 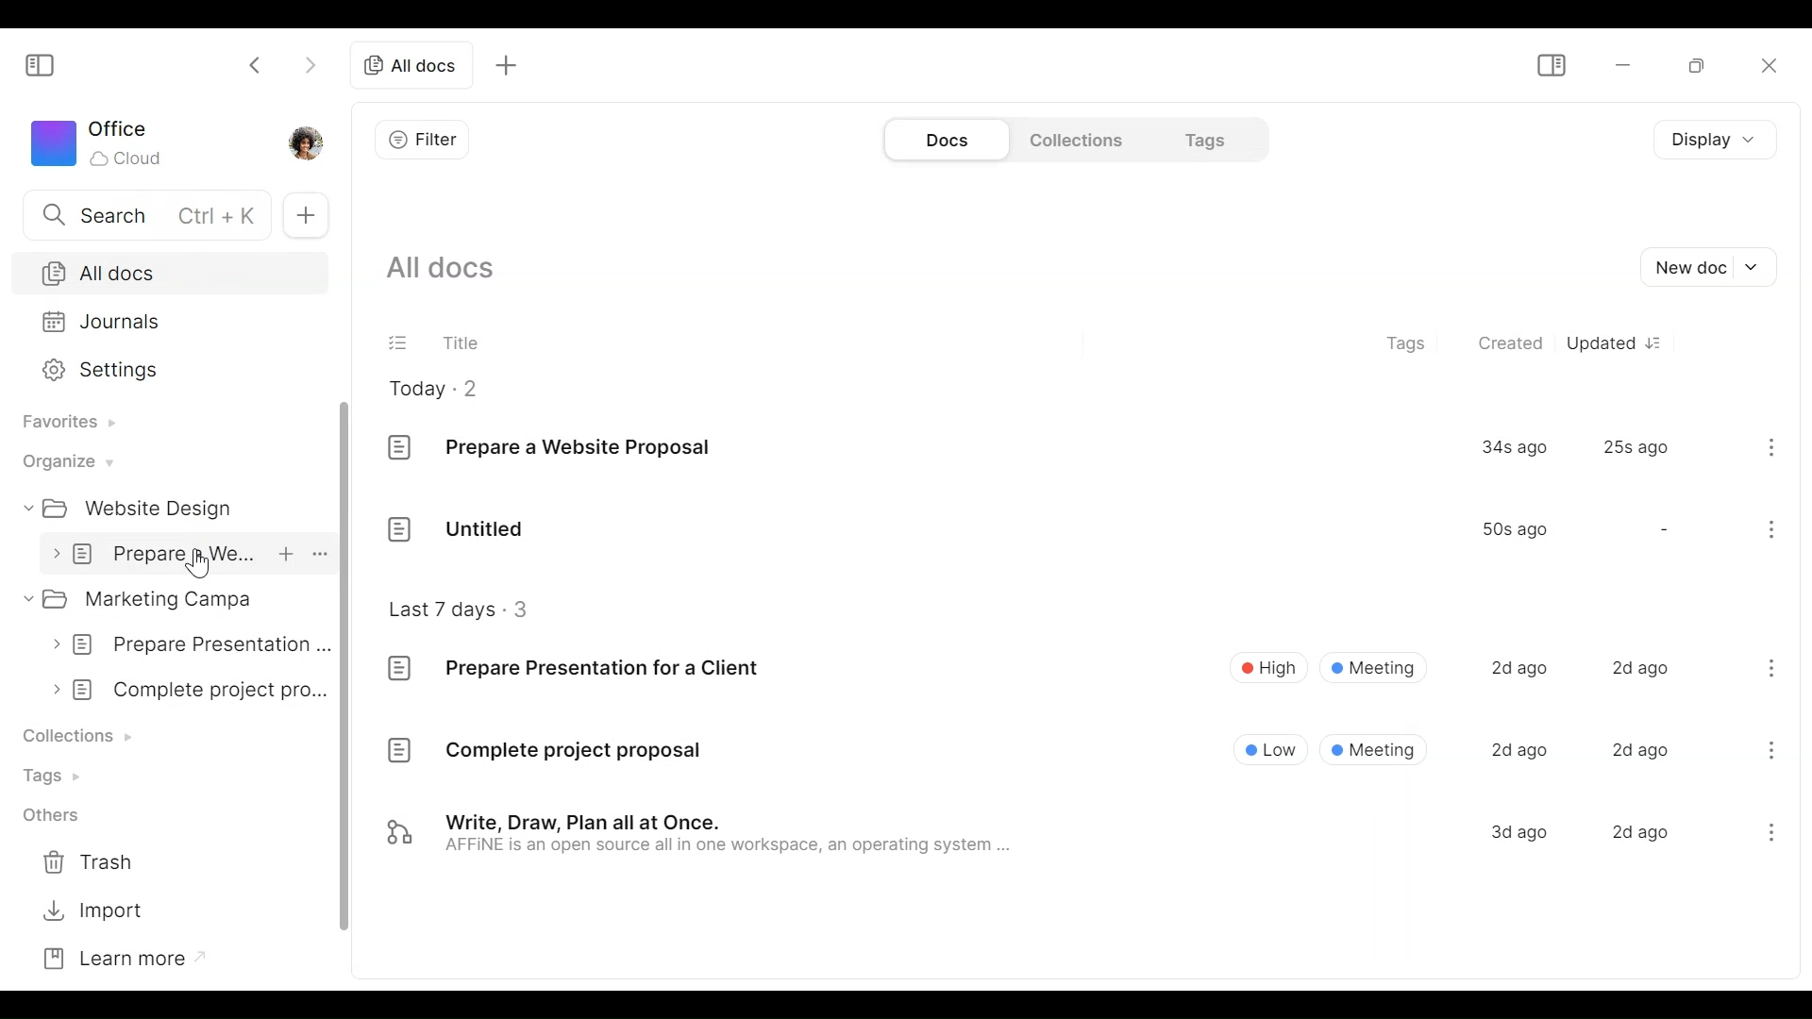 I want to click on Collections, so click(x=1079, y=138).